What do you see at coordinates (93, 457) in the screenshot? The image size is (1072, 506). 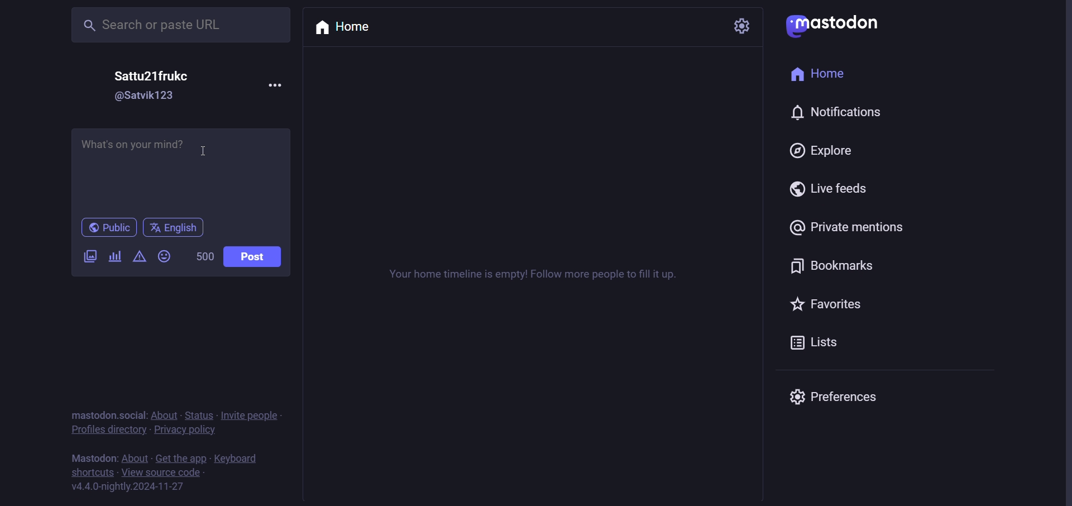 I see `mastodon` at bounding box center [93, 457].